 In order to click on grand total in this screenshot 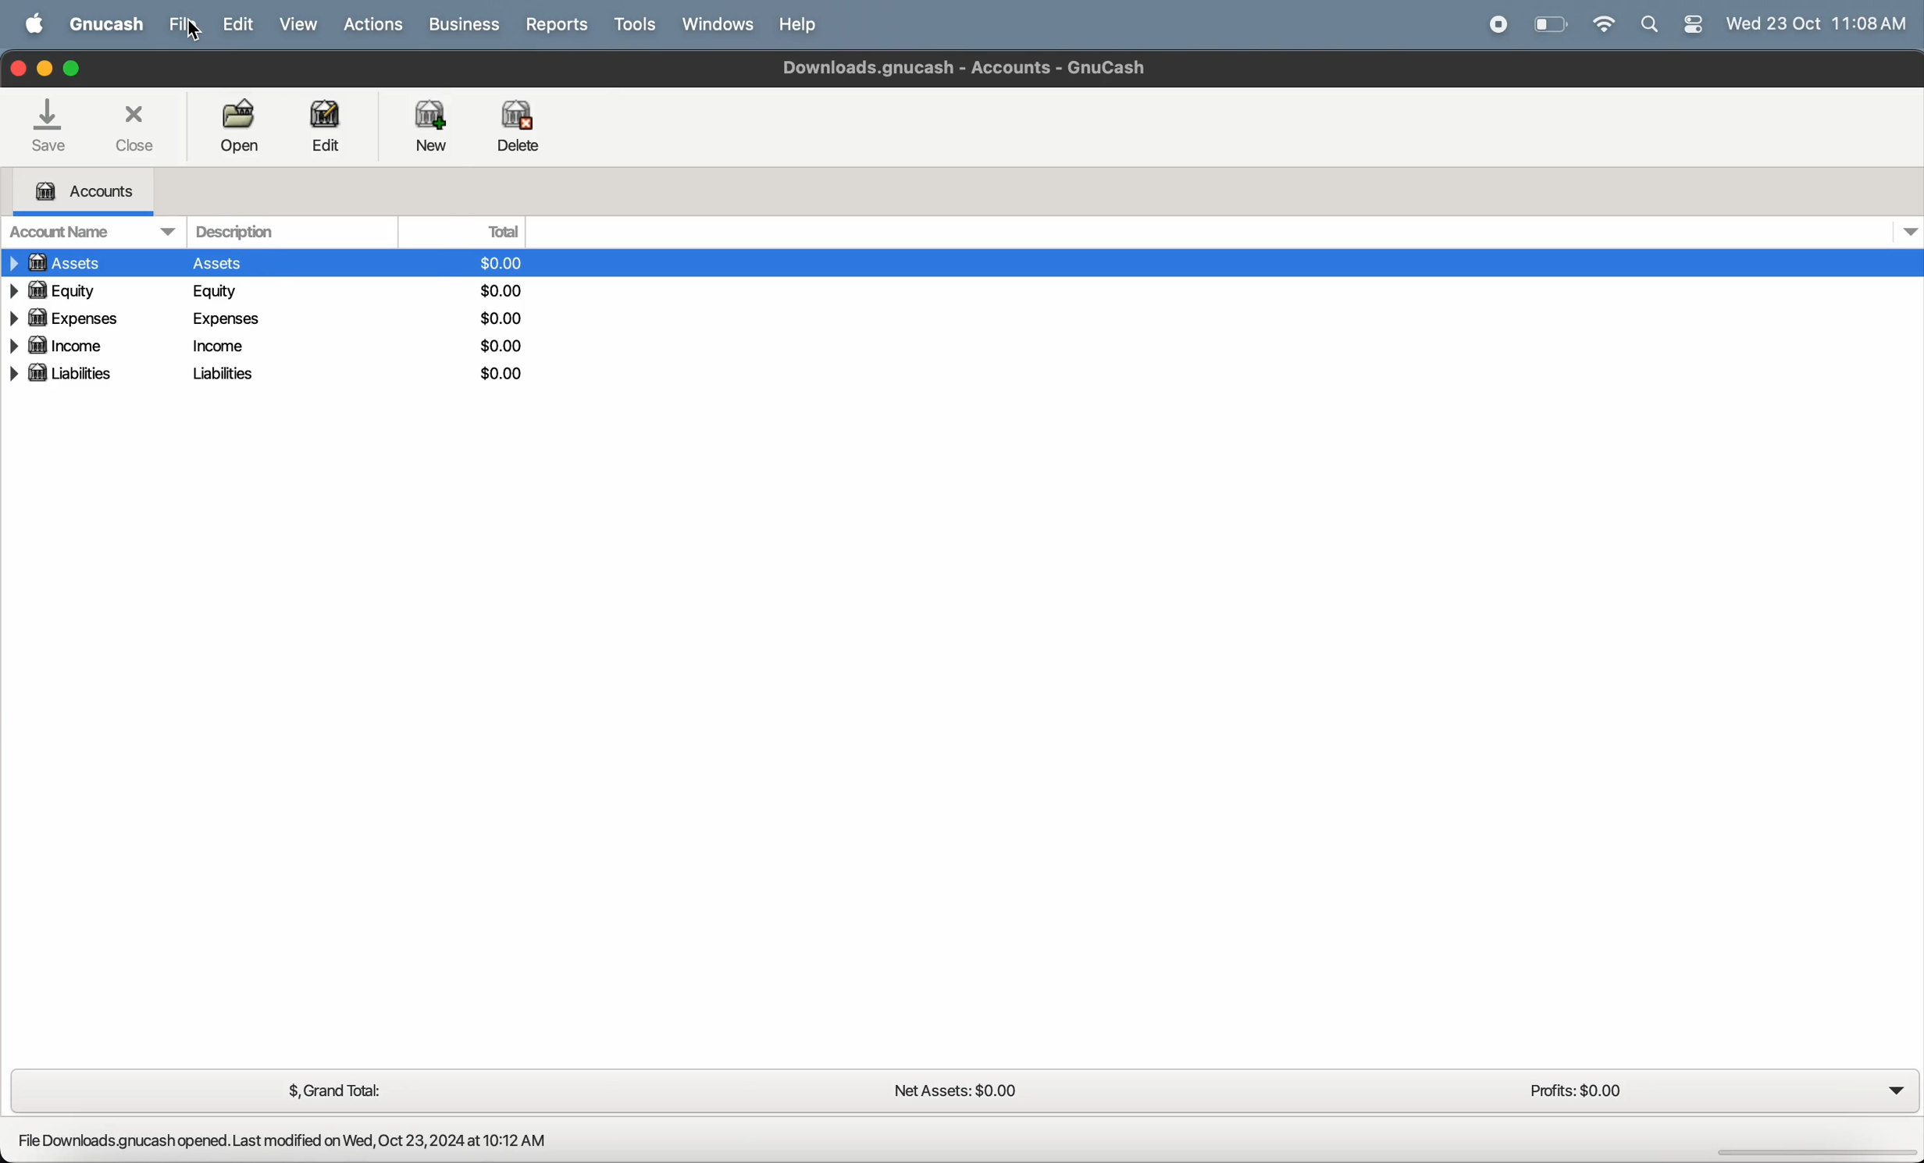, I will do `click(349, 1091)`.